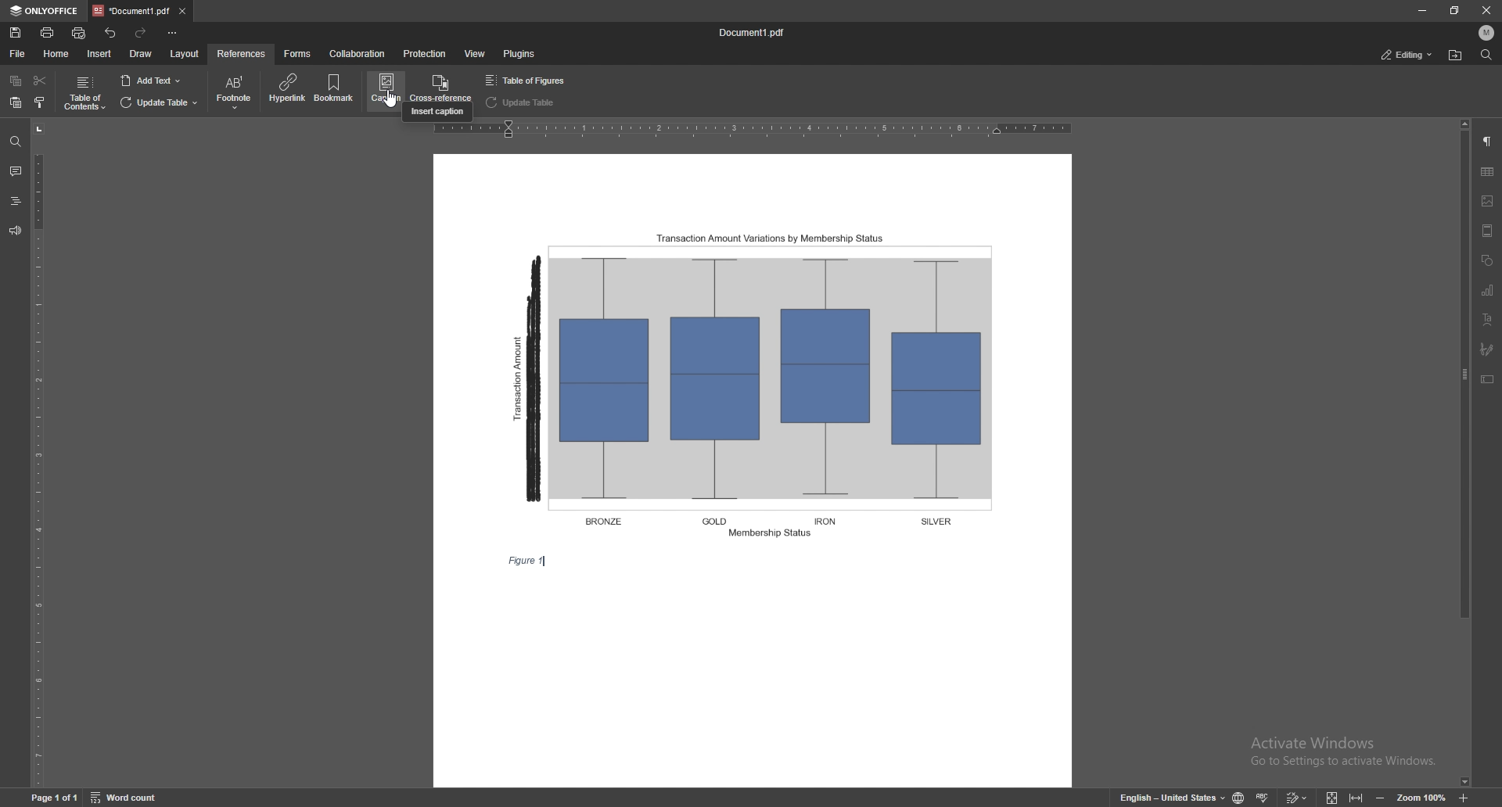 The width and height of the screenshot is (1502, 807). Describe the element at coordinates (1485, 10) in the screenshot. I see `close` at that location.